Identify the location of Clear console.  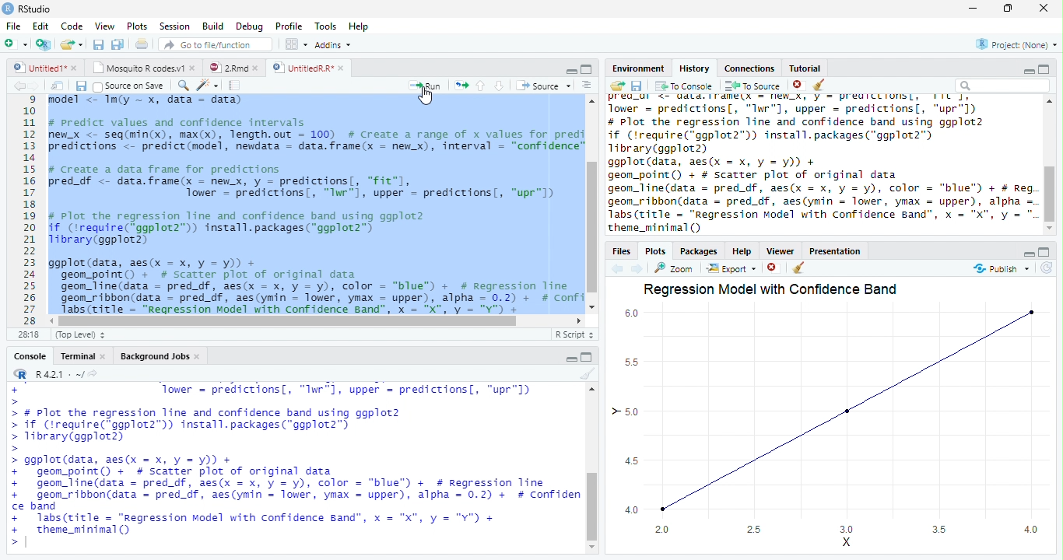
(588, 374).